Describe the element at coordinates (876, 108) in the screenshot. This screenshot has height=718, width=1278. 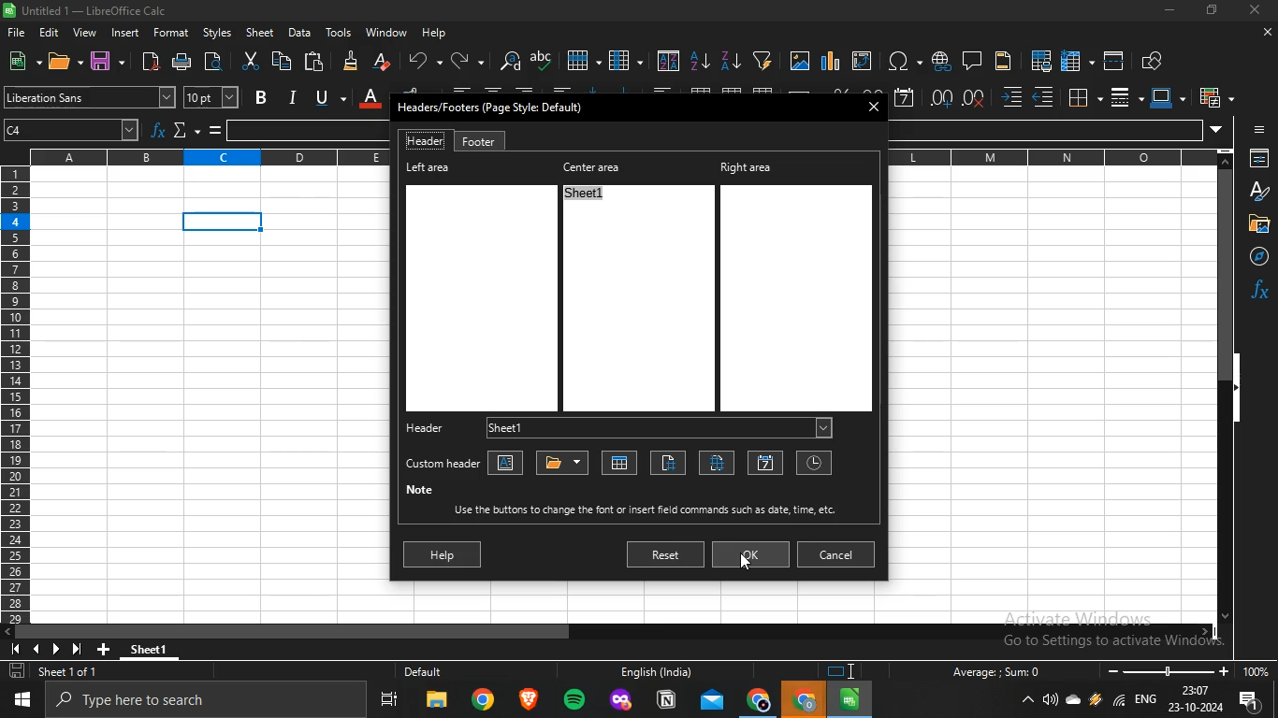
I see `close` at that location.